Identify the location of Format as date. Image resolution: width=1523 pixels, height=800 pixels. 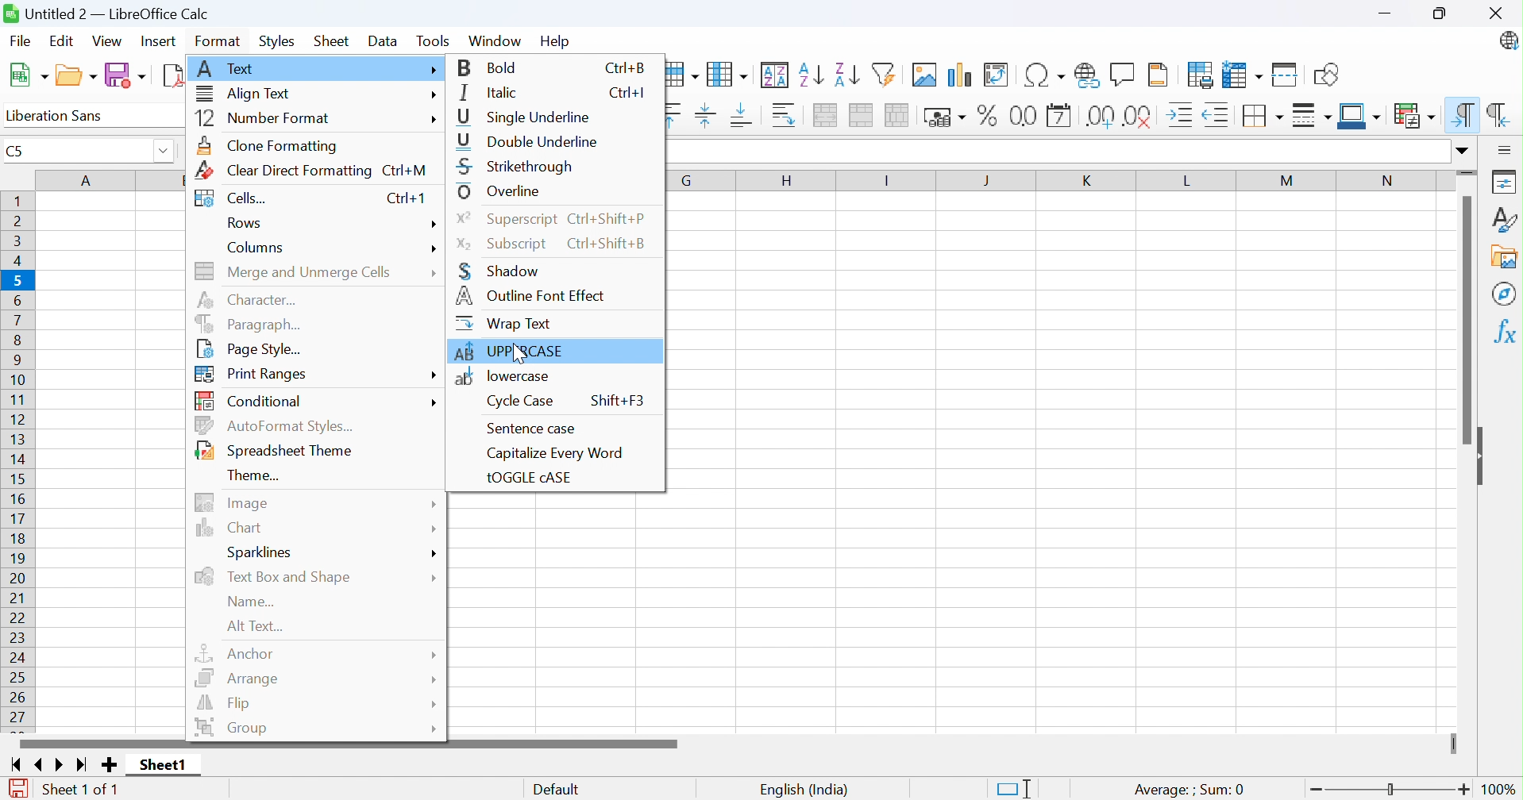
(1061, 115).